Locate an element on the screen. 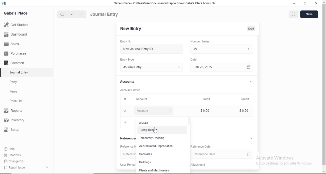  Buildings is located at coordinates (145, 162).